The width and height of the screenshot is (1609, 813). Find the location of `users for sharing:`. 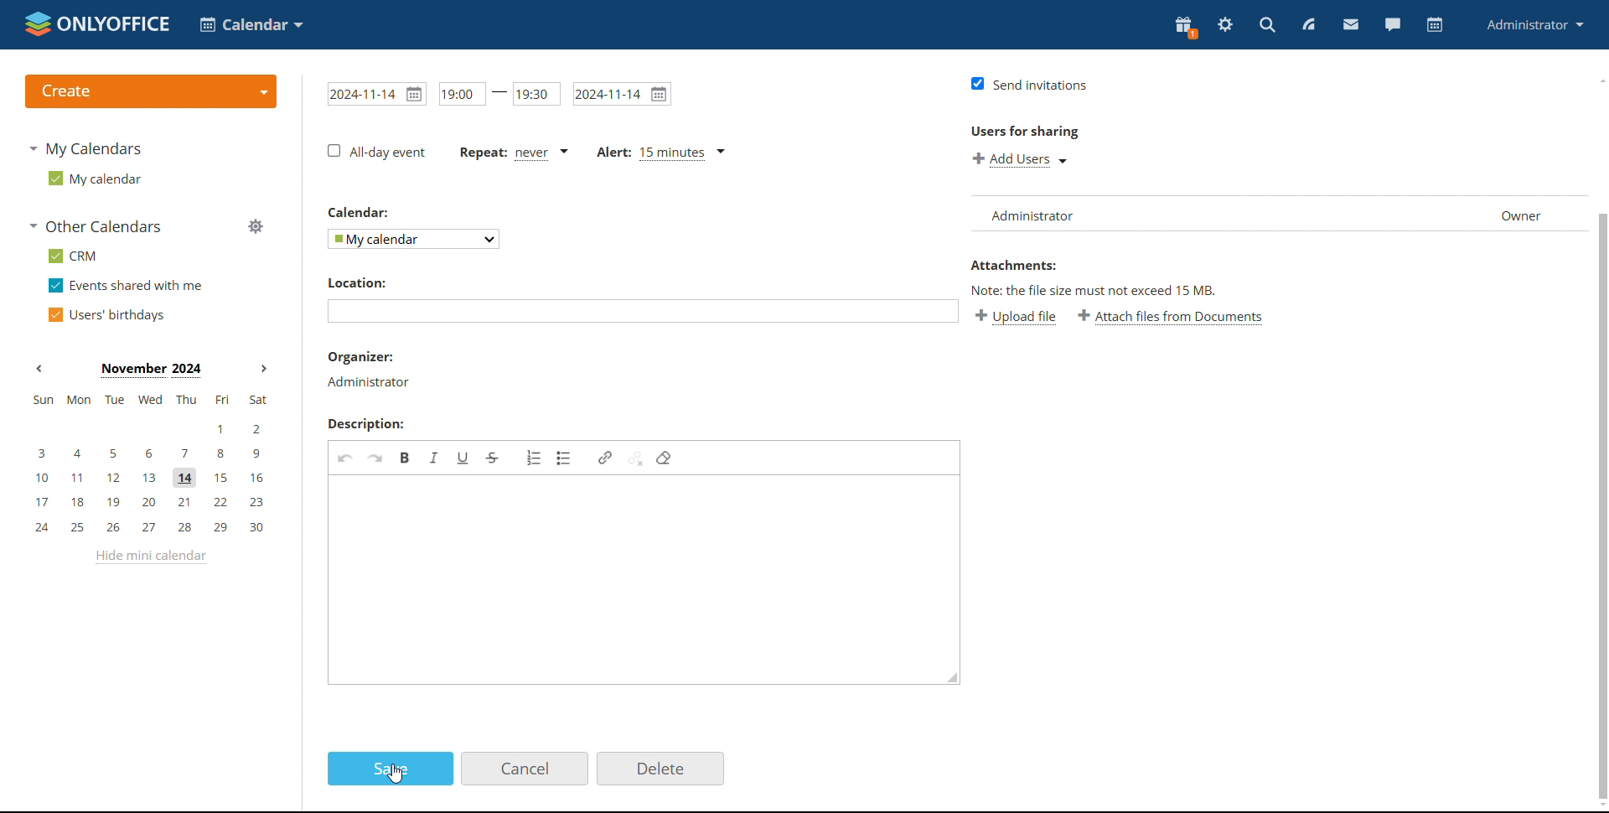

users for sharing: is located at coordinates (1019, 130).